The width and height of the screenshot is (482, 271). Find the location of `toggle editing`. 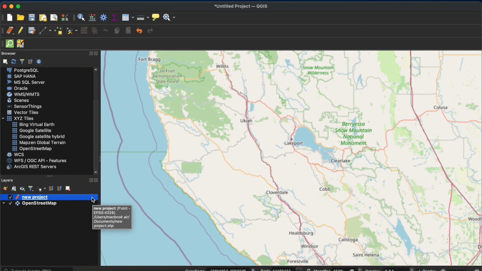

toggle editing is located at coordinates (21, 31).